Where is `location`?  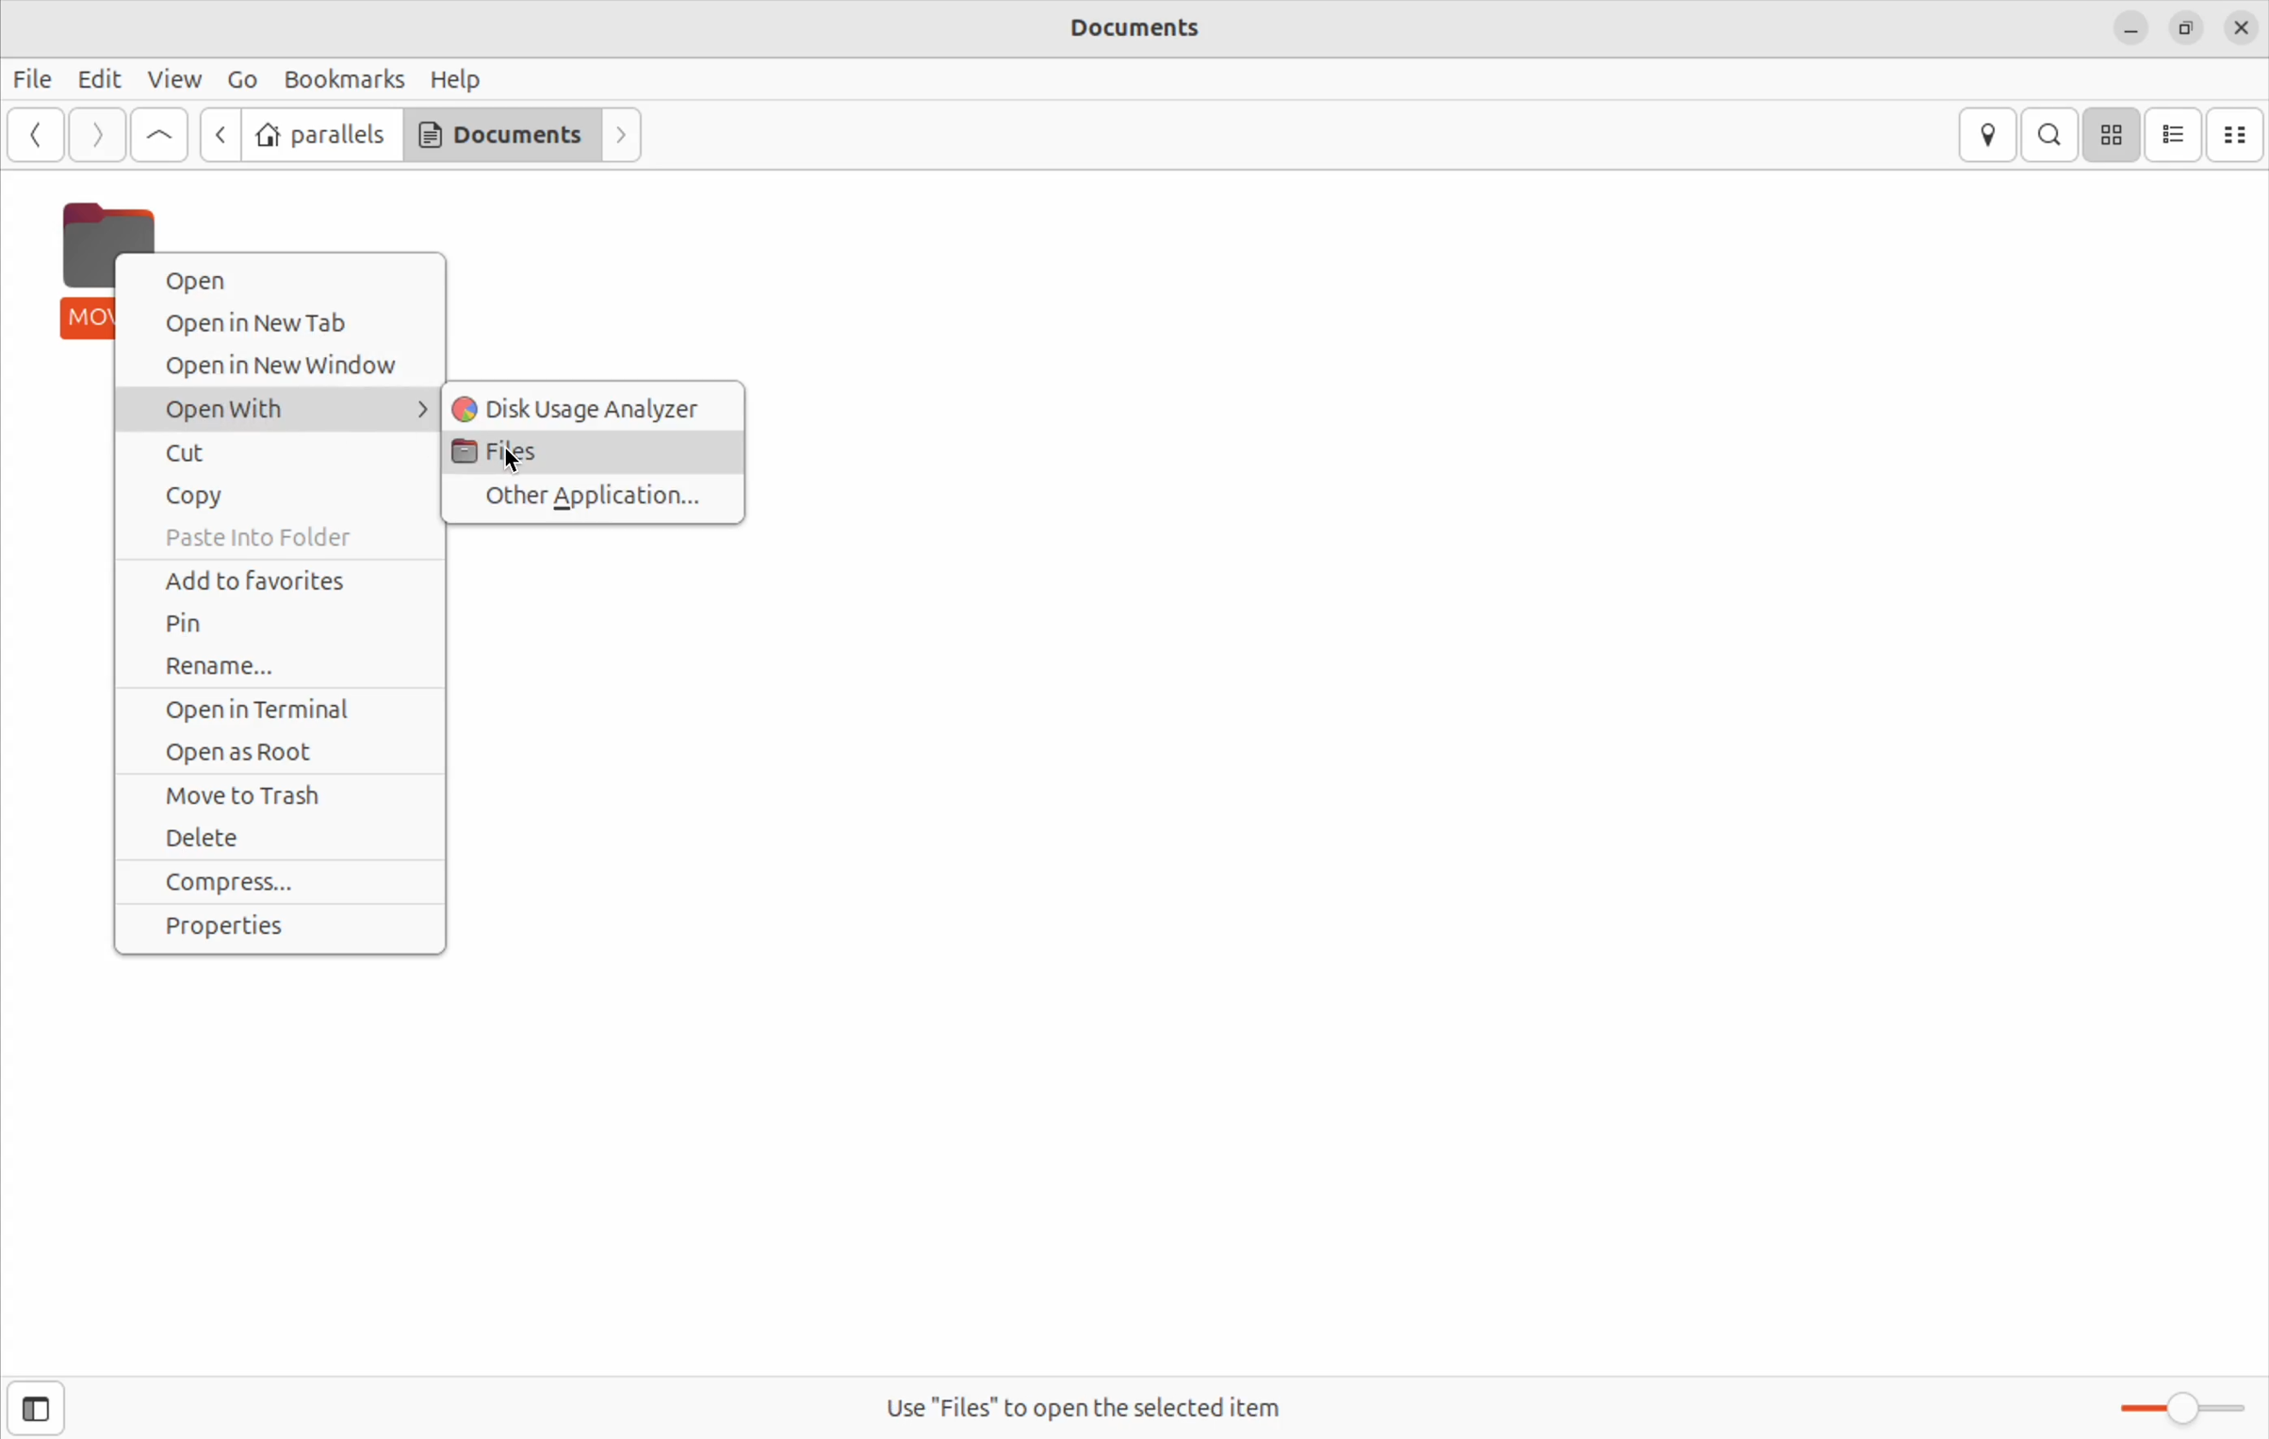 location is located at coordinates (1986, 136).